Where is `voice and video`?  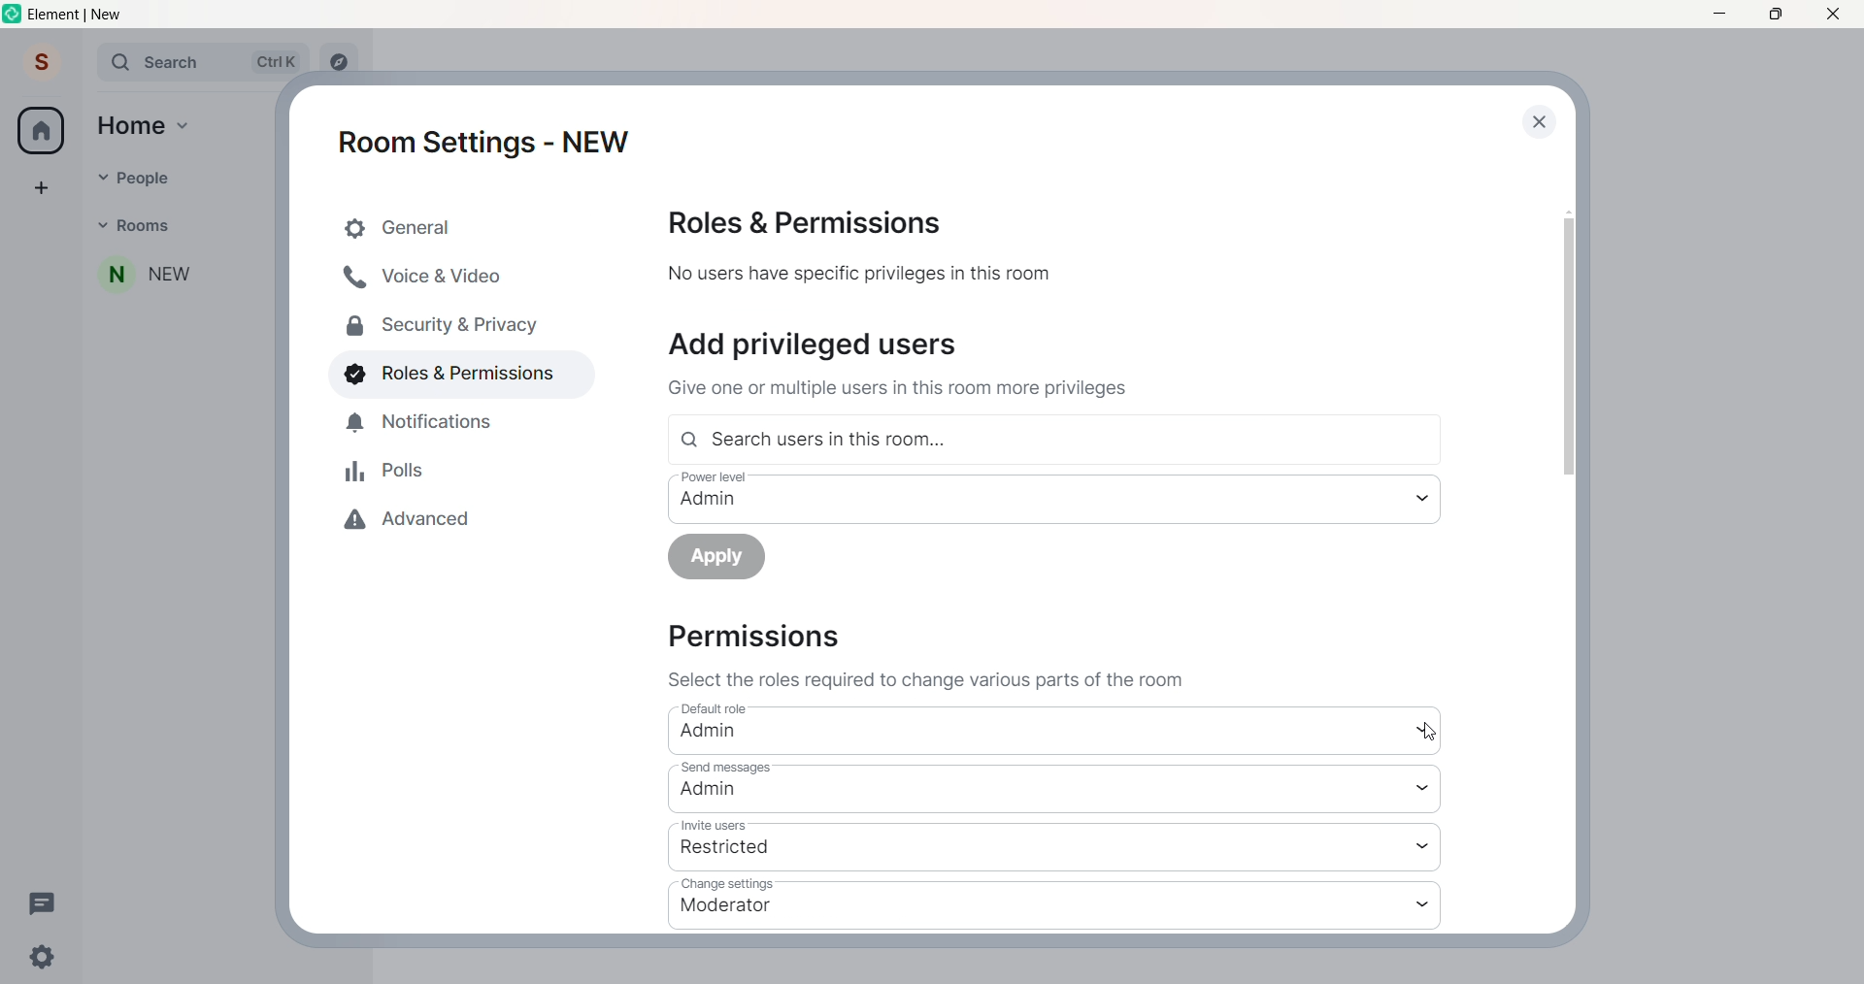 voice and video is located at coordinates (429, 277).